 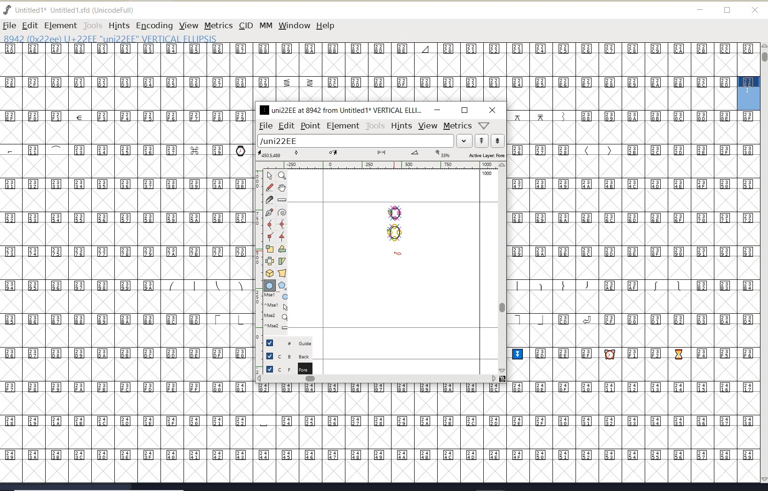 What do you see at coordinates (8, 10) in the screenshot?
I see `fontforge logo` at bounding box center [8, 10].